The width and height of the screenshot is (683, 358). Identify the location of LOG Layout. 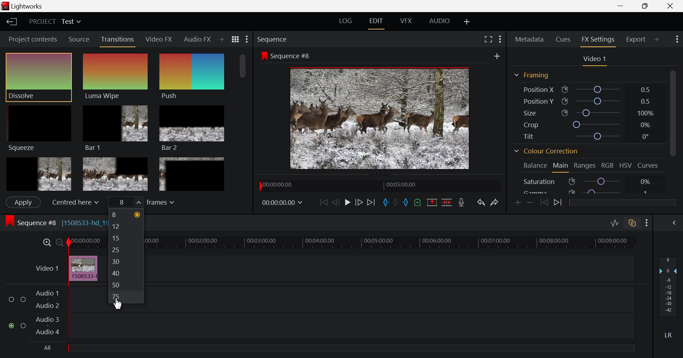
(346, 21).